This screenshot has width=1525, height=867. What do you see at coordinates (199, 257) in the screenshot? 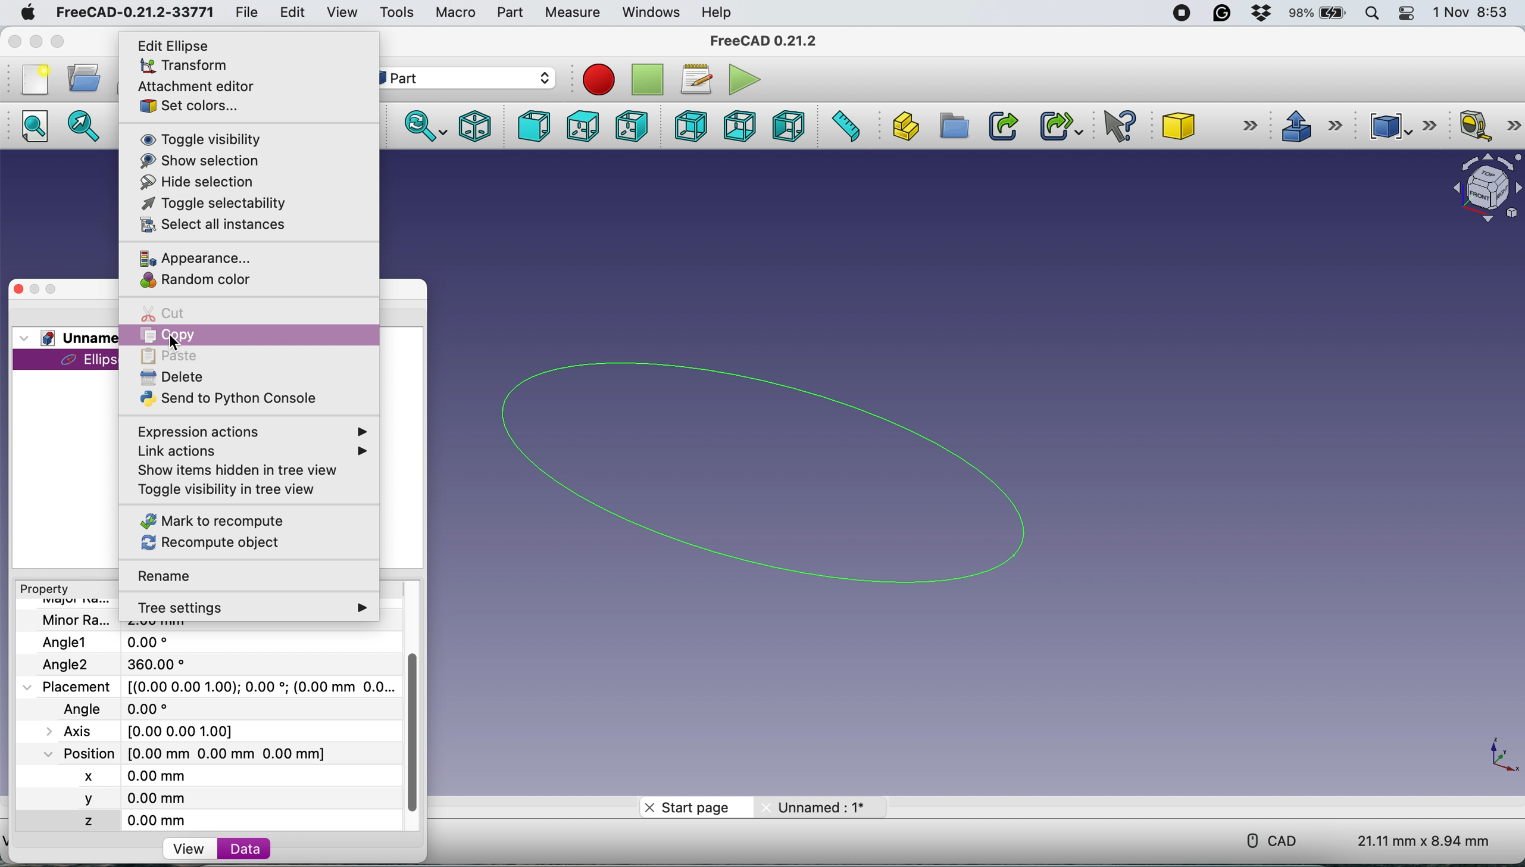
I see `appearance` at bounding box center [199, 257].